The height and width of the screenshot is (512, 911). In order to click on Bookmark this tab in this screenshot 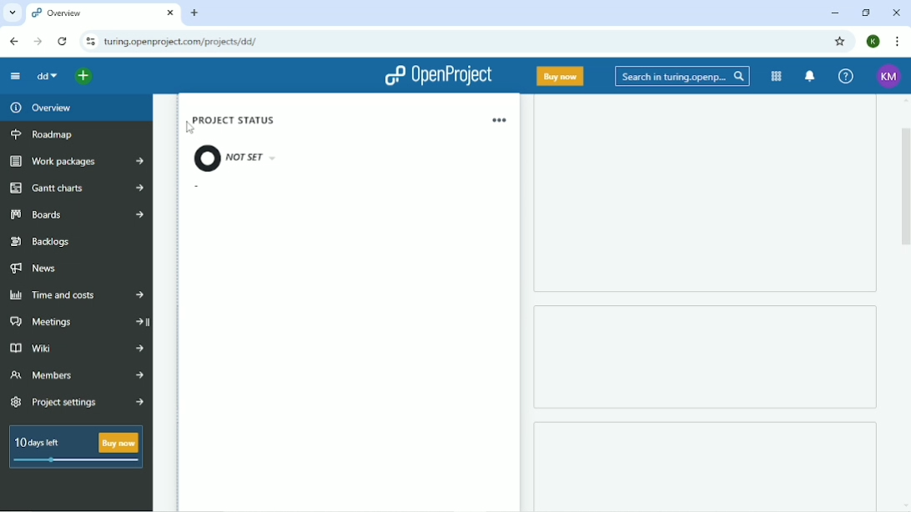, I will do `click(841, 42)`.